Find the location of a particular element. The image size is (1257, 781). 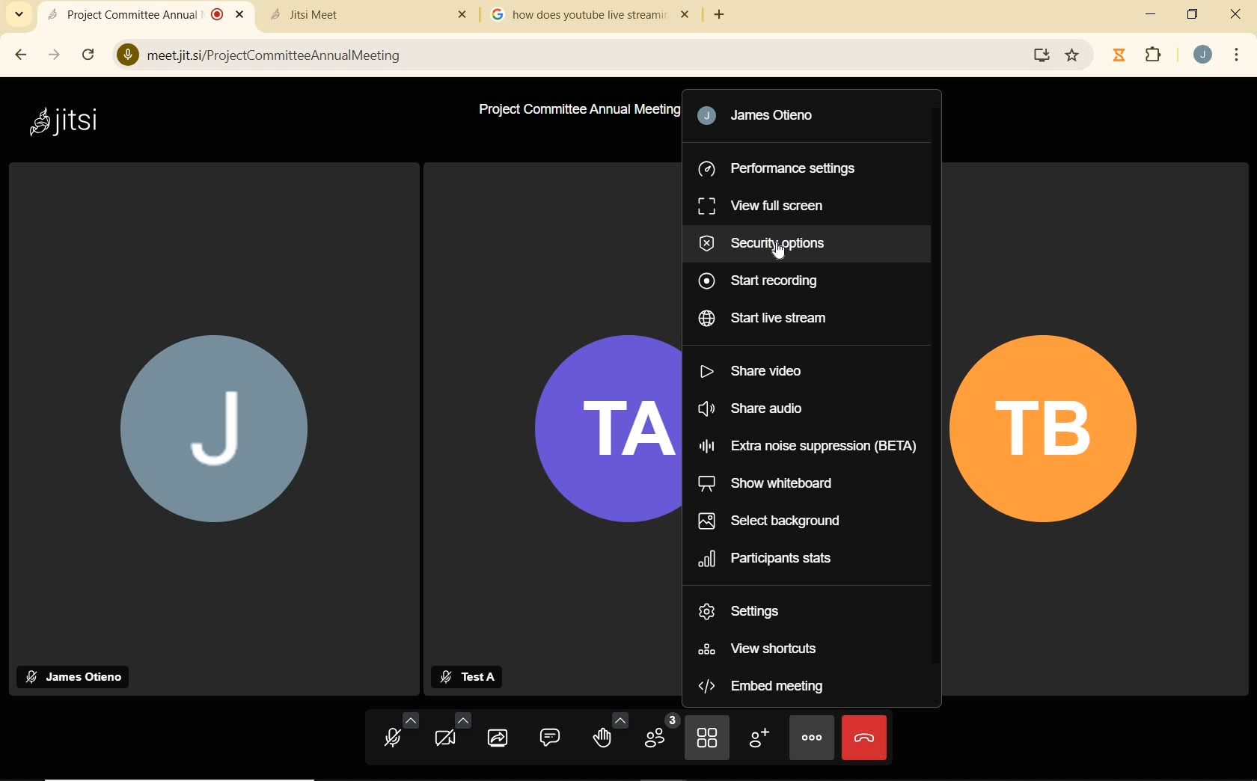

jitsi is located at coordinates (69, 122).